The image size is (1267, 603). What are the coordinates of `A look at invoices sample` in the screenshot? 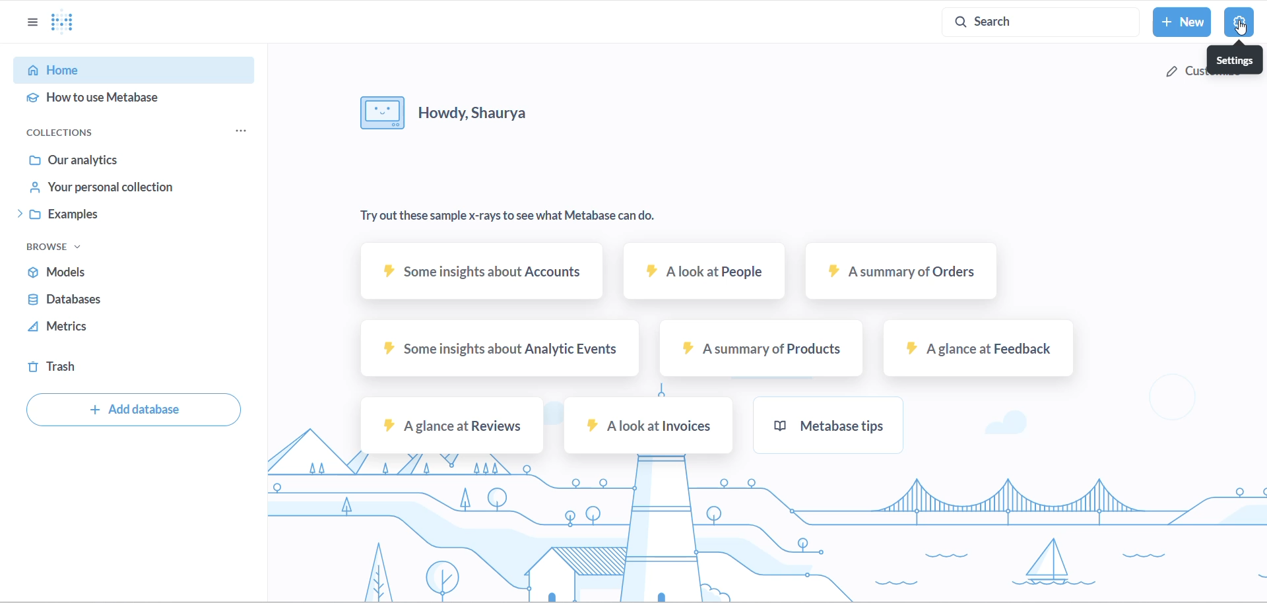 It's located at (651, 428).